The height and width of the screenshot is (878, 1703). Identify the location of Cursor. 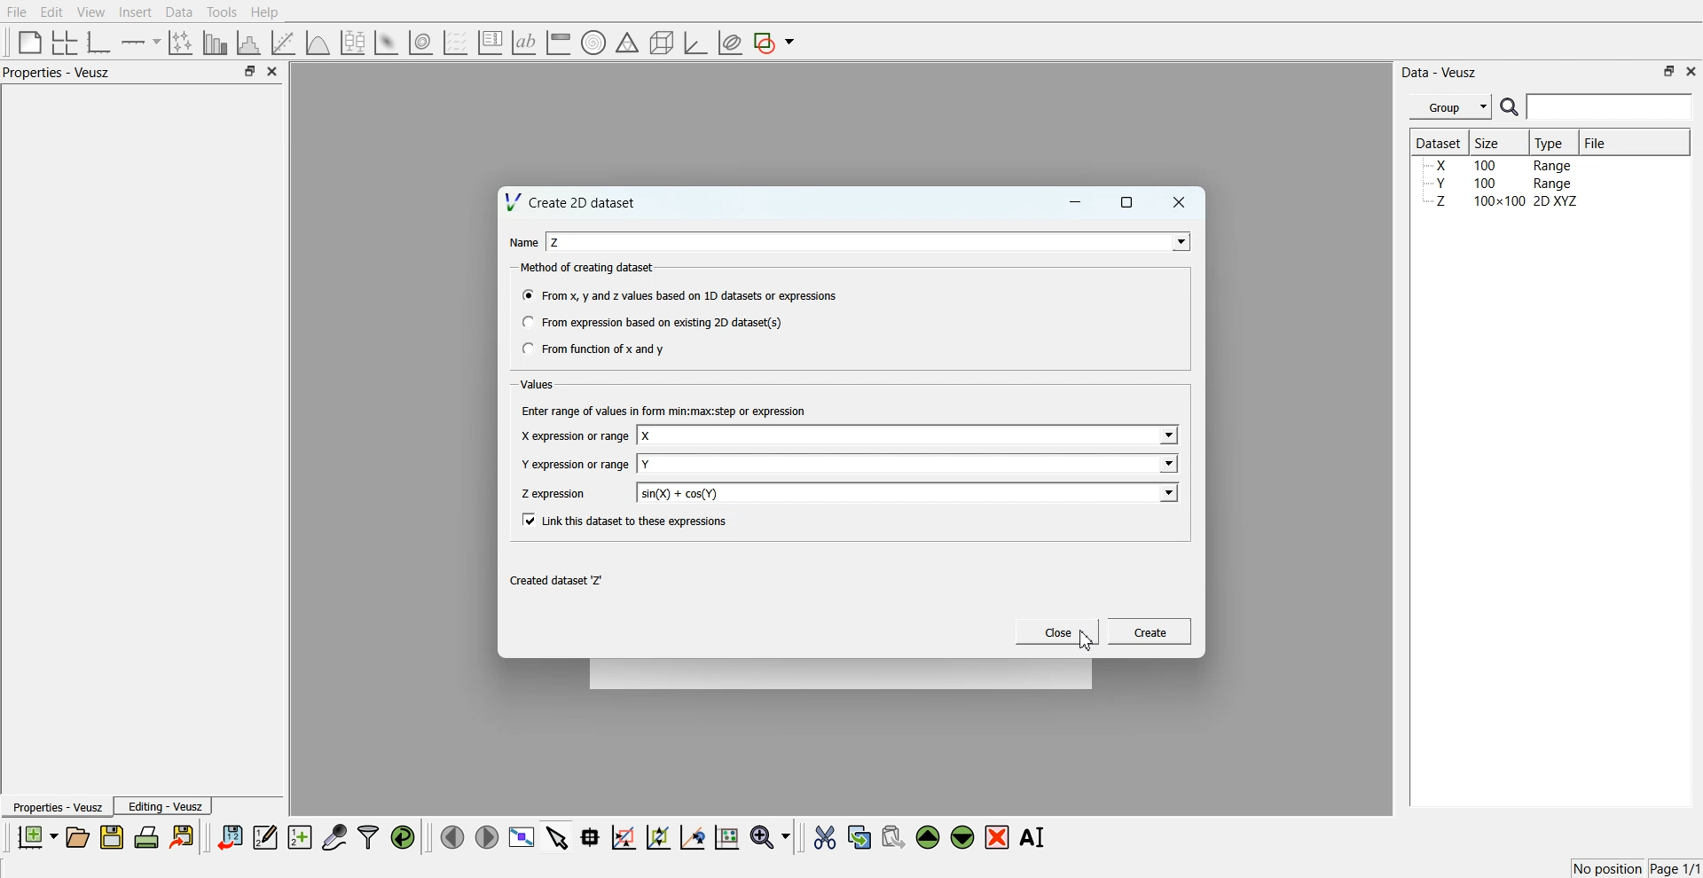
(1086, 639).